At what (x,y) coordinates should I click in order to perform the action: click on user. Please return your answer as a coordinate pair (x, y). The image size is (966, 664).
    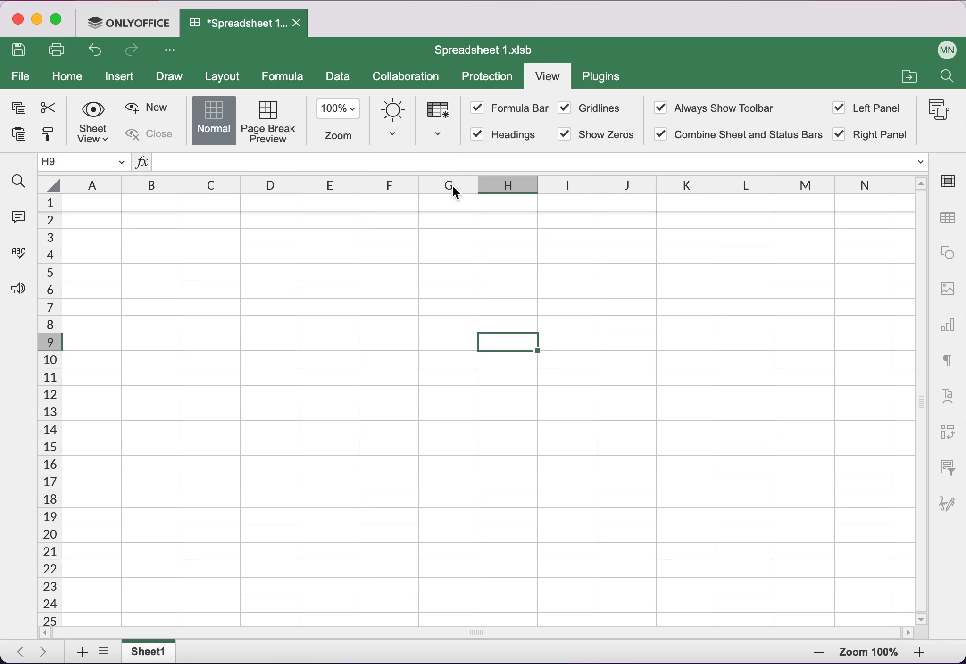
    Looking at the image, I should click on (942, 48).